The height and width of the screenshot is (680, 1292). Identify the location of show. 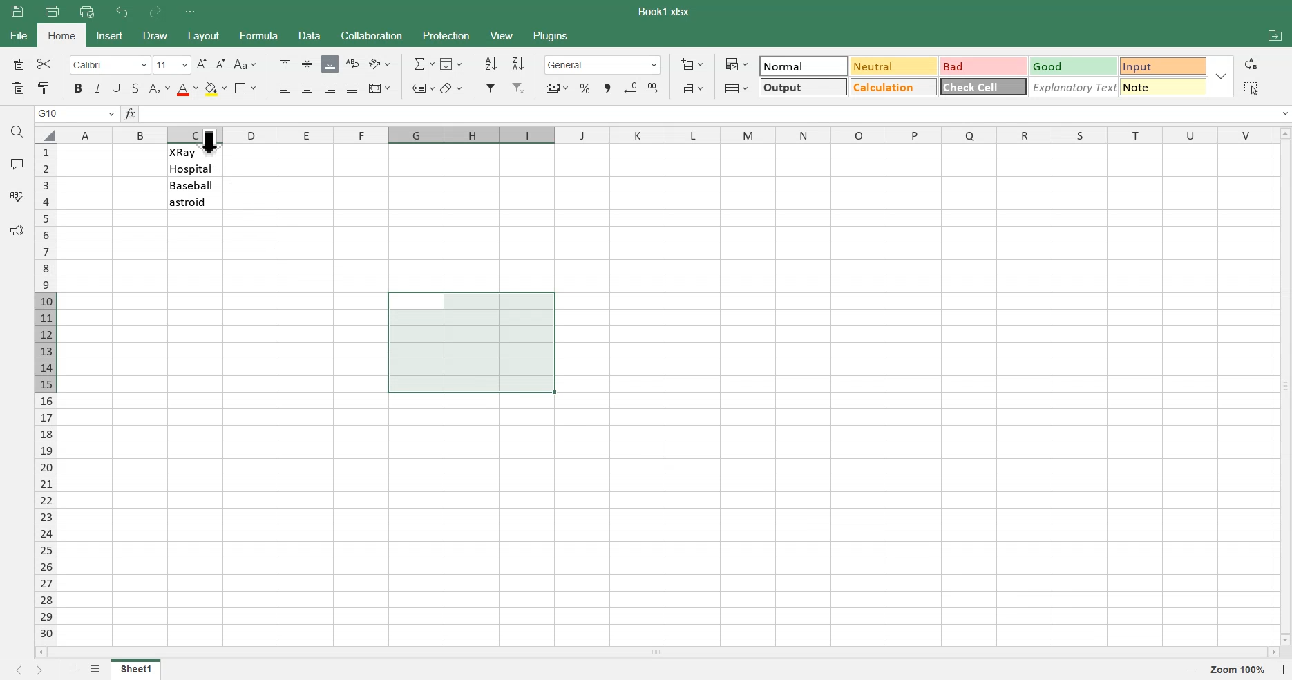
(1224, 76).